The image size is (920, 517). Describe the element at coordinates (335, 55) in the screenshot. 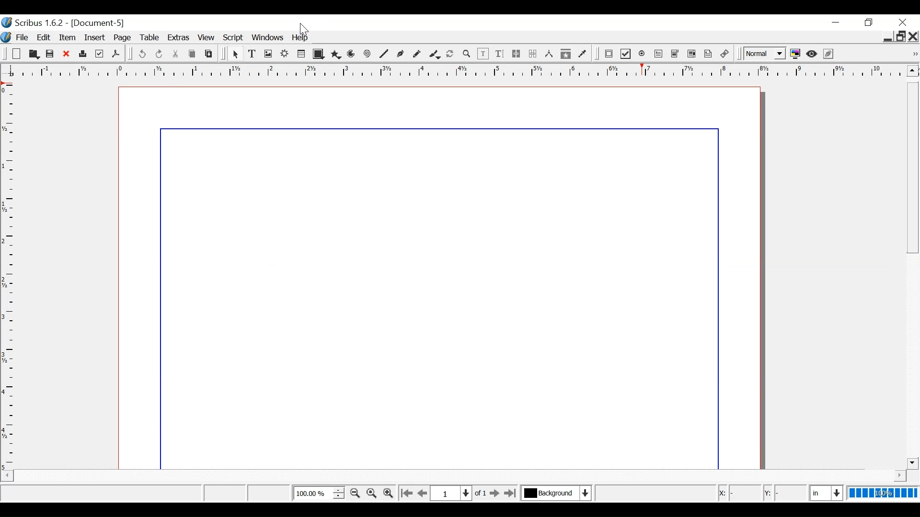

I see `Polygon` at that location.